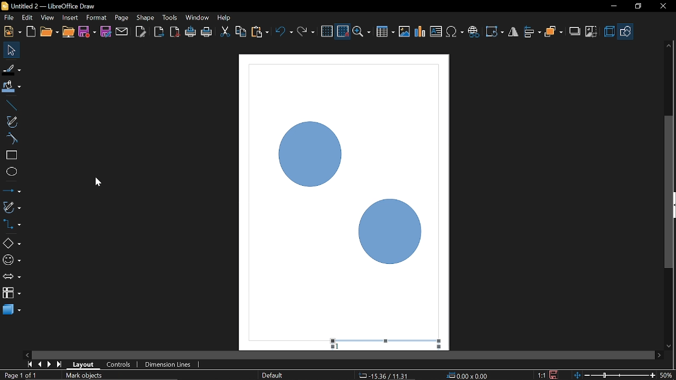 This screenshot has width=676, height=380. What do you see at coordinates (672, 205) in the screenshot?
I see `Sidebar` at bounding box center [672, 205].